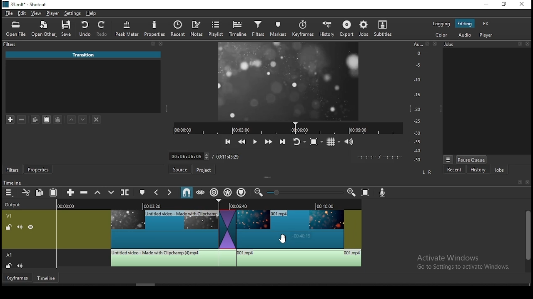  What do you see at coordinates (486, 44) in the screenshot?
I see `jobs` at bounding box center [486, 44].